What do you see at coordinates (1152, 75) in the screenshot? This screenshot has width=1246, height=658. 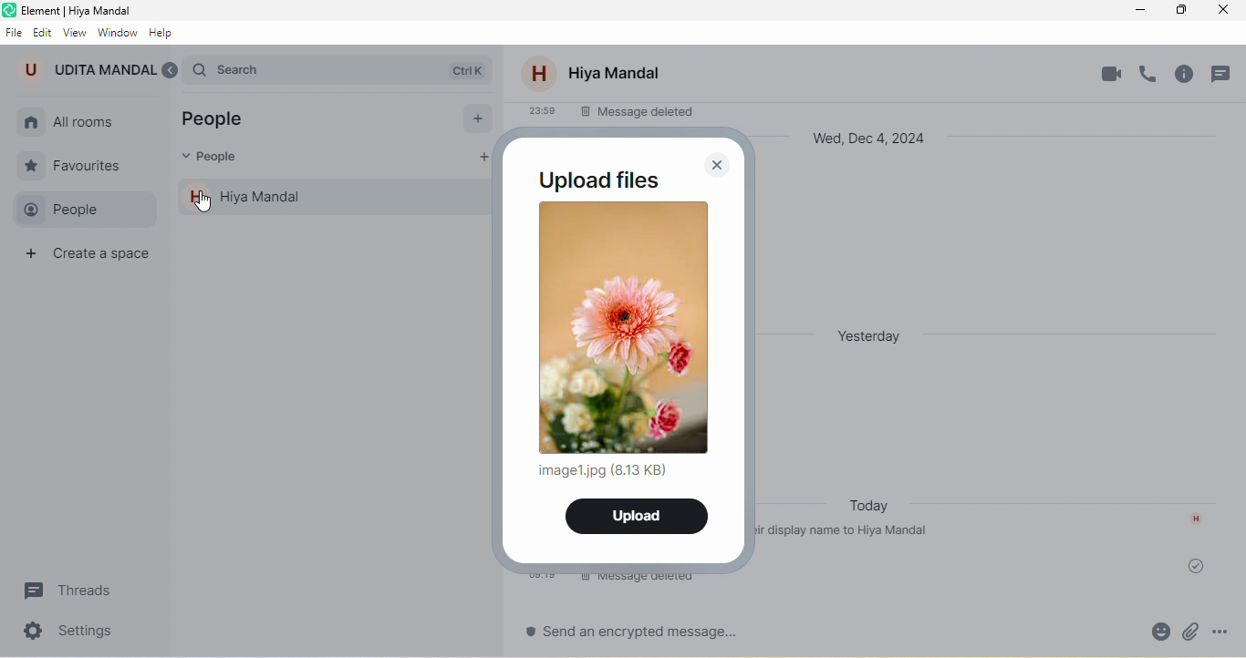 I see `voice call` at bounding box center [1152, 75].